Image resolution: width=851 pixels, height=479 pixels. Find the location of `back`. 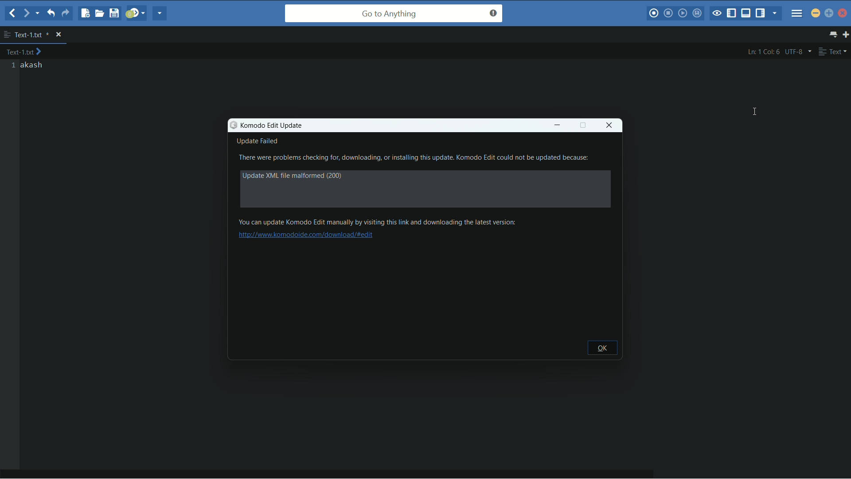

back is located at coordinates (12, 13).